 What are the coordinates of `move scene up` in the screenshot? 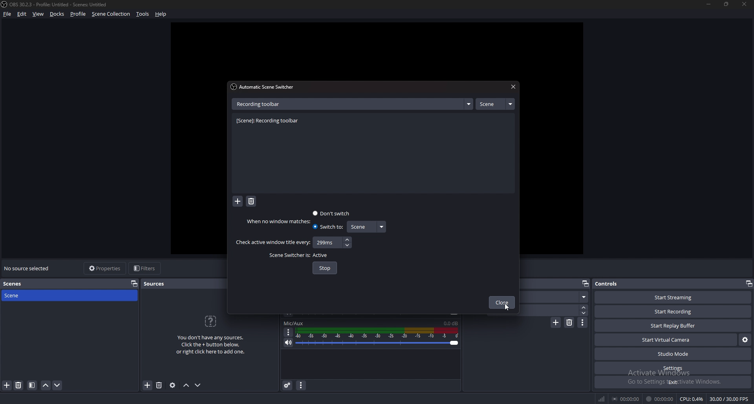 It's located at (46, 385).